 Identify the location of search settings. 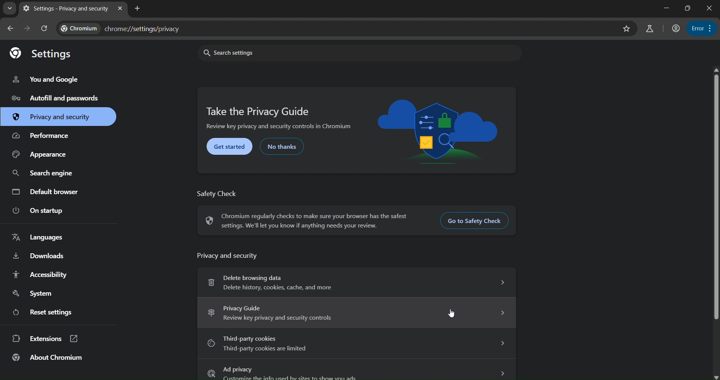
(355, 52).